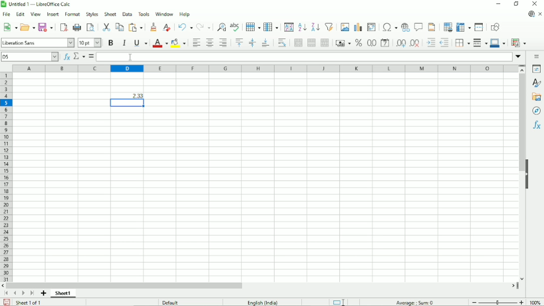  What do you see at coordinates (196, 43) in the screenshot?
I see `Align left` at bounding box center [196, 43].